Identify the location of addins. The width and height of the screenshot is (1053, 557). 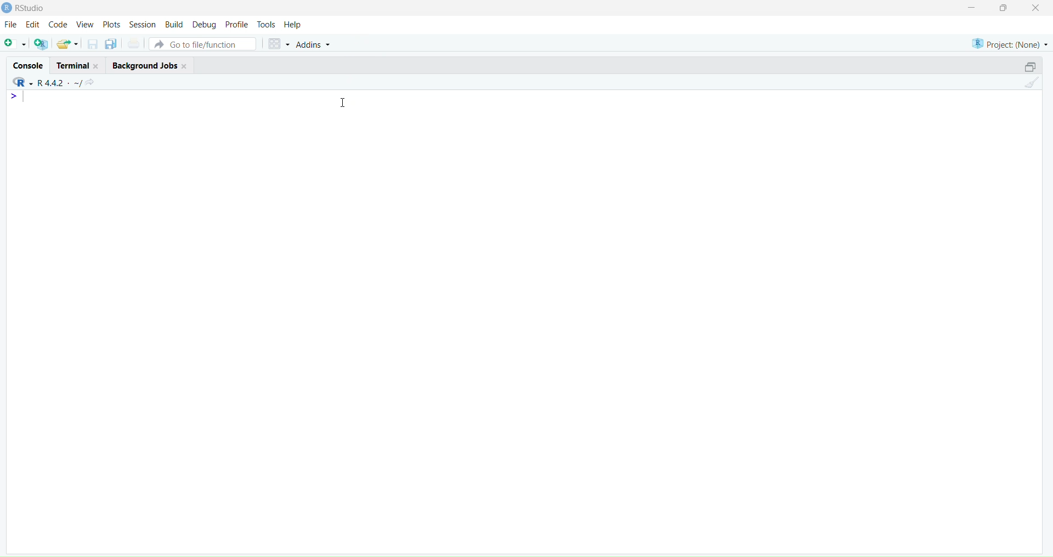
(314, 46).